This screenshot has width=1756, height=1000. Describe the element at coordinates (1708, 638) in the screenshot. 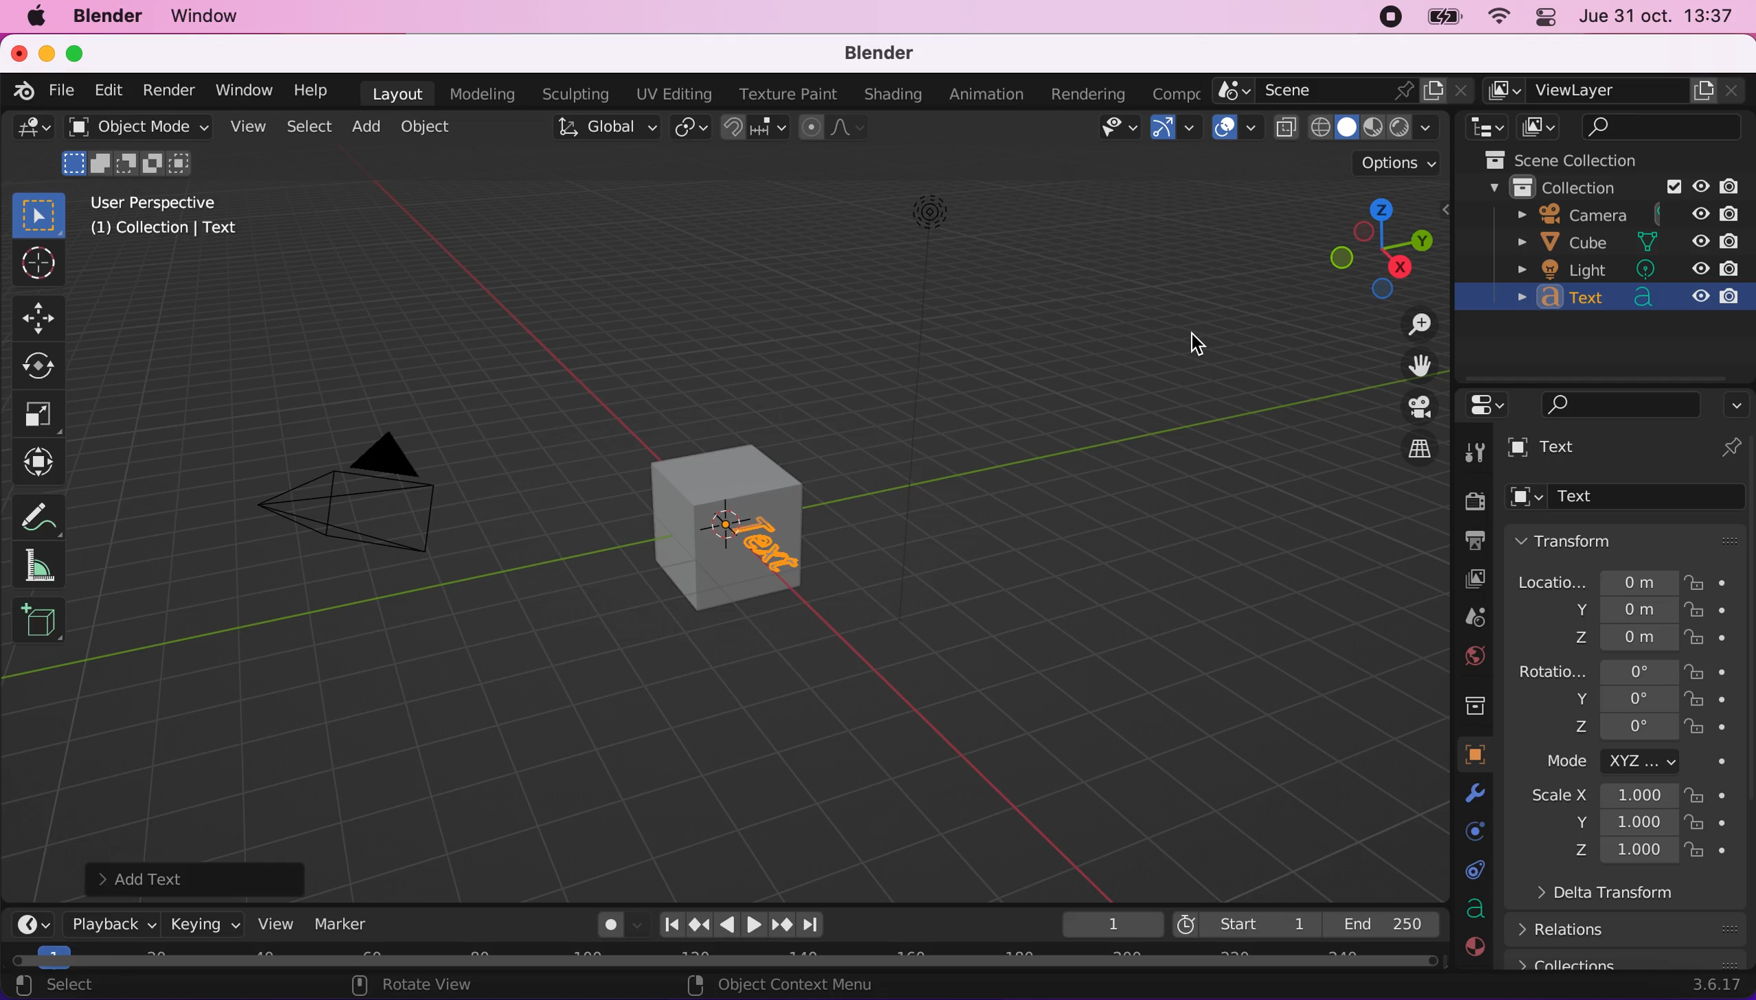

I see `lock button` at that location.